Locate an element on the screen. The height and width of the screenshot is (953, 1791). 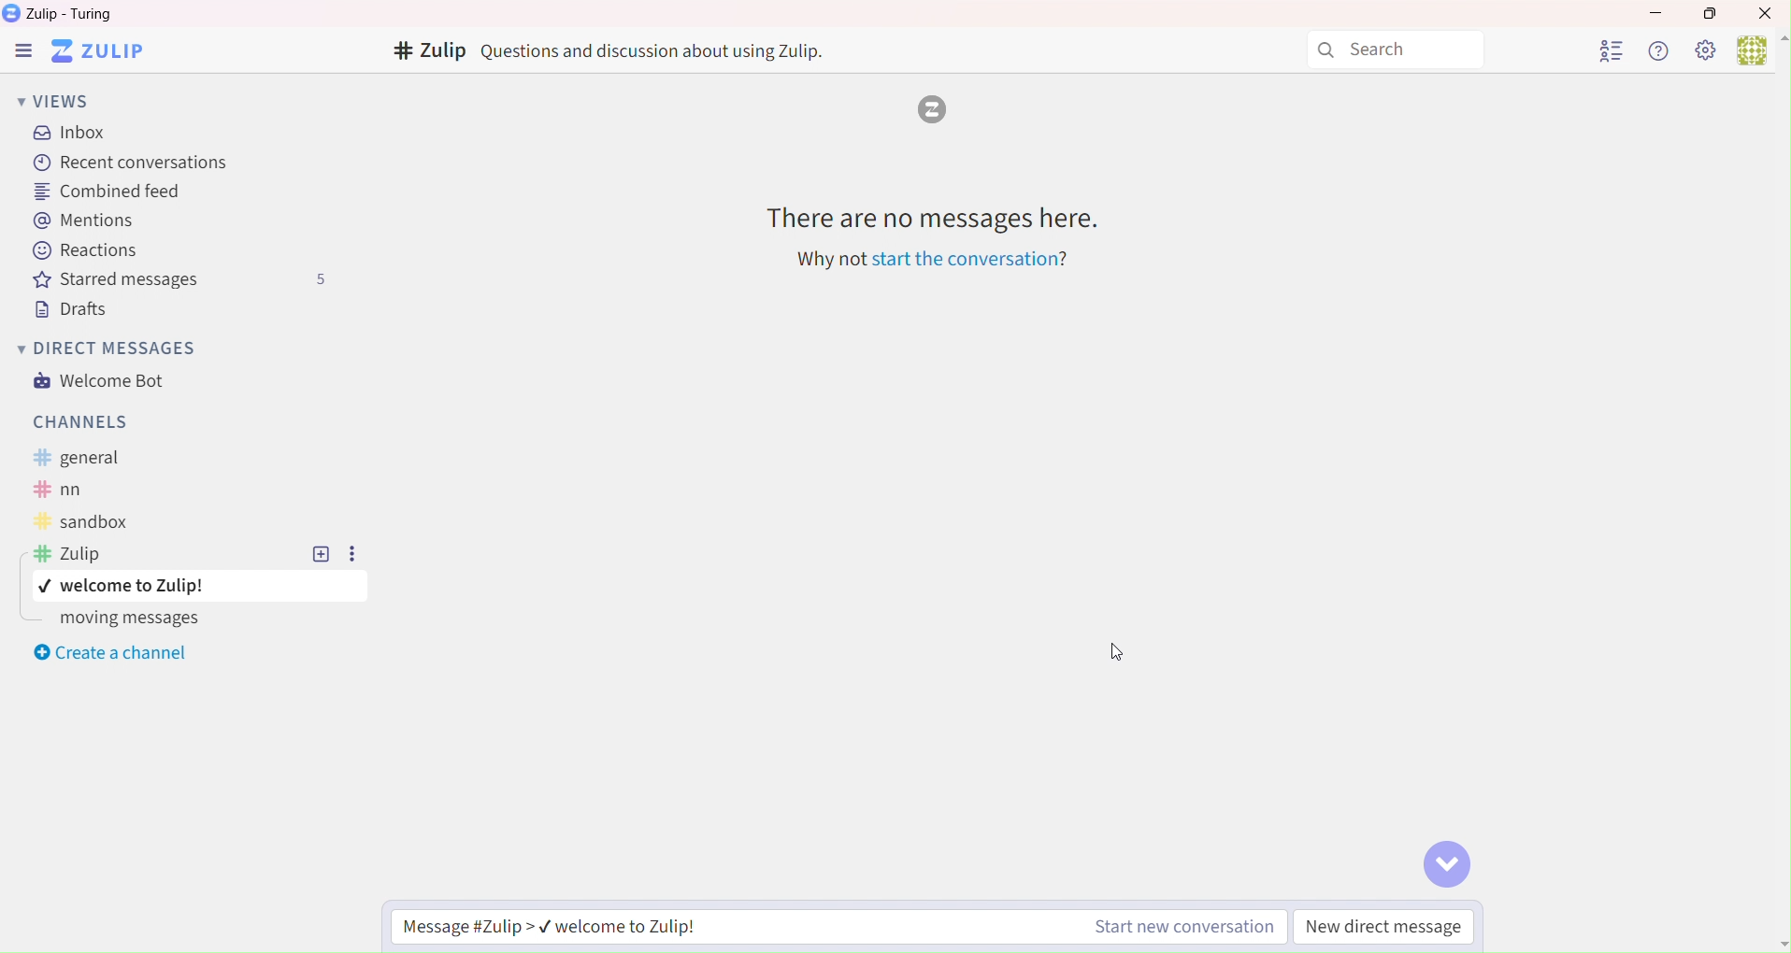
Moving messages is located at coordinates (117, 619).